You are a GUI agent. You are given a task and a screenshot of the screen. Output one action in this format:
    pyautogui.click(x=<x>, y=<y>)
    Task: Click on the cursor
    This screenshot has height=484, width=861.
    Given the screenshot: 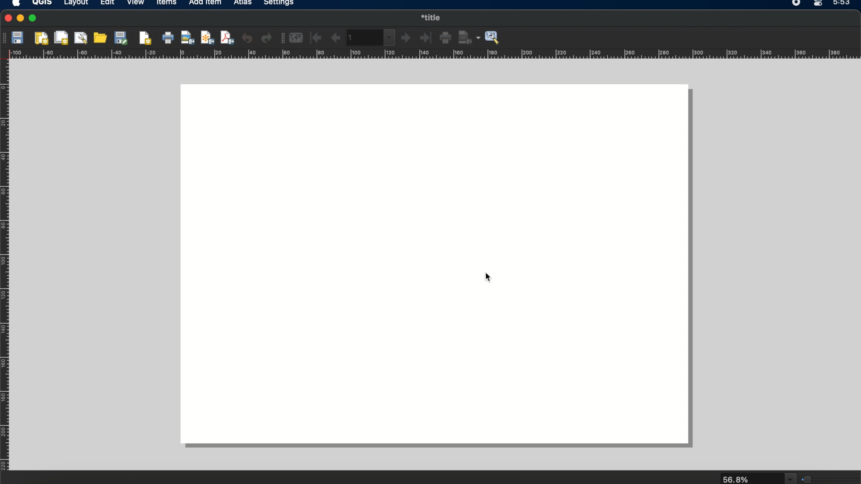 What is the action you would take?
    pyautogui.click(x=491, y=277)
    